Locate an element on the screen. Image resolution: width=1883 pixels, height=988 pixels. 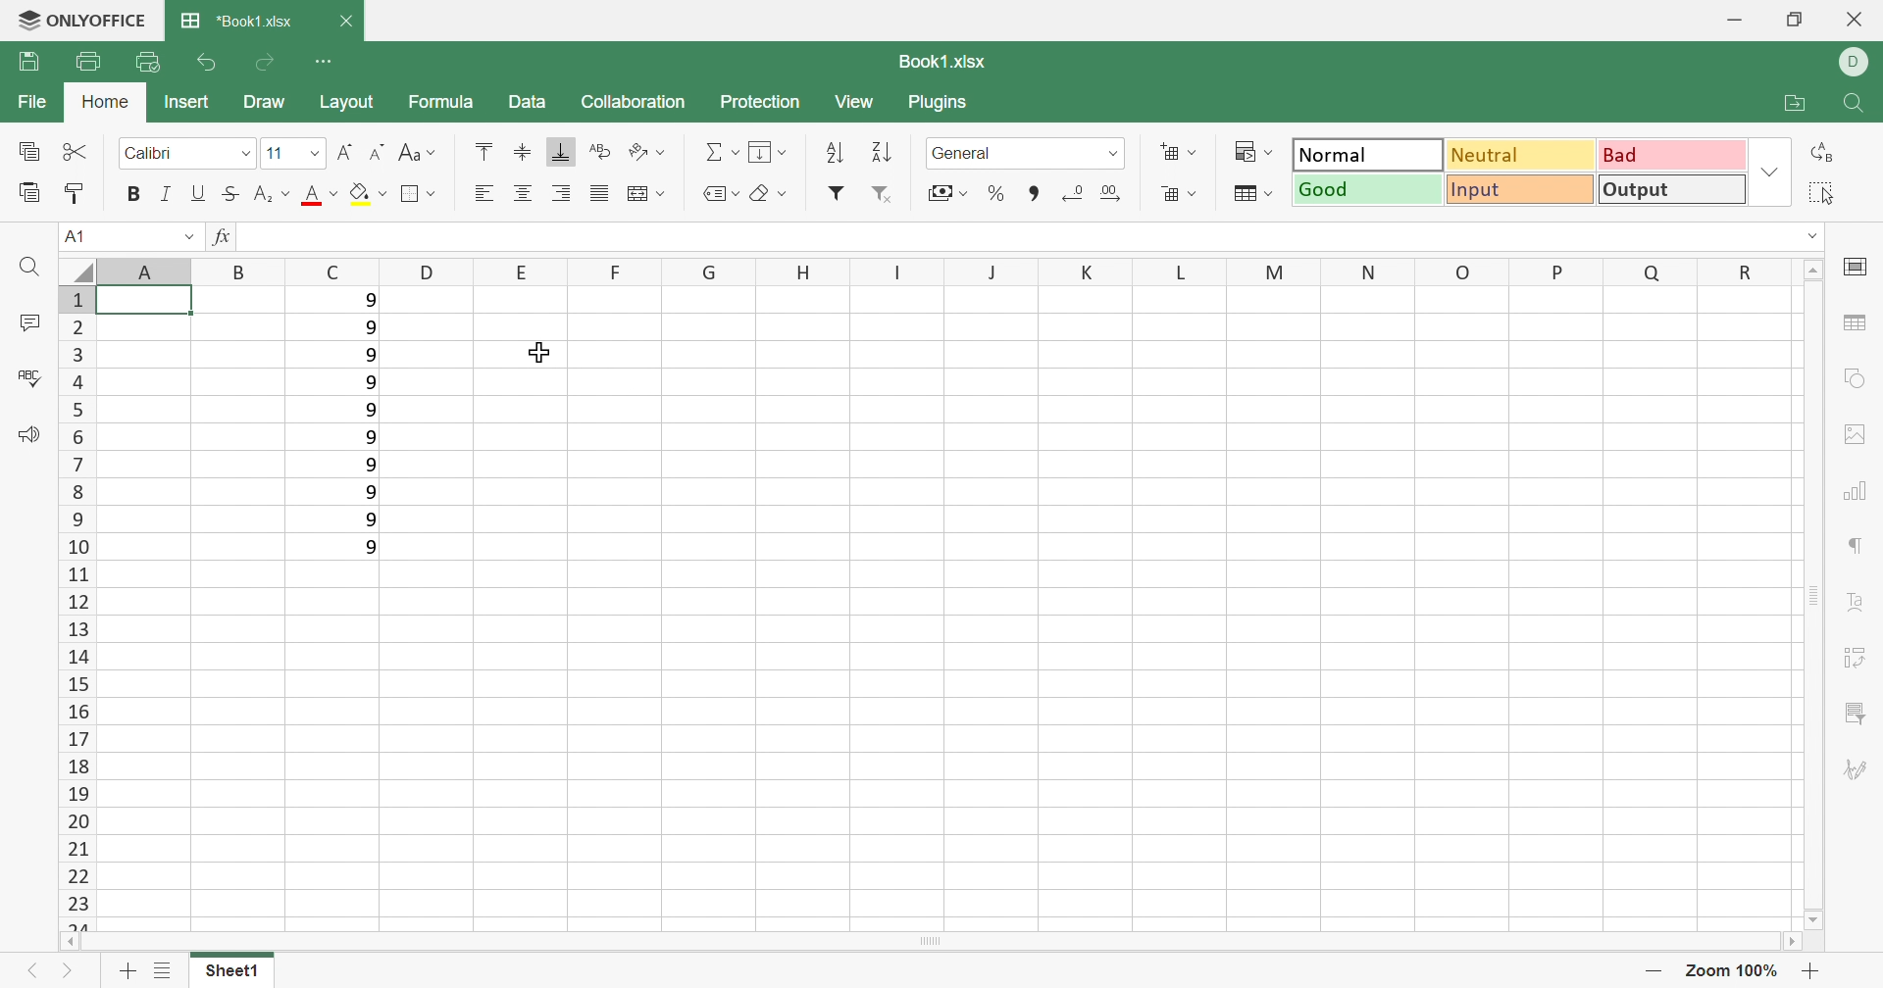
Drop Down is located at coordinates (244, 152).